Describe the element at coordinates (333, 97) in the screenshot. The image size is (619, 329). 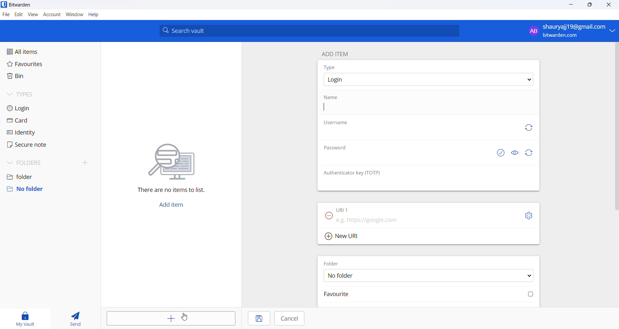
I see `name heading` at that location.